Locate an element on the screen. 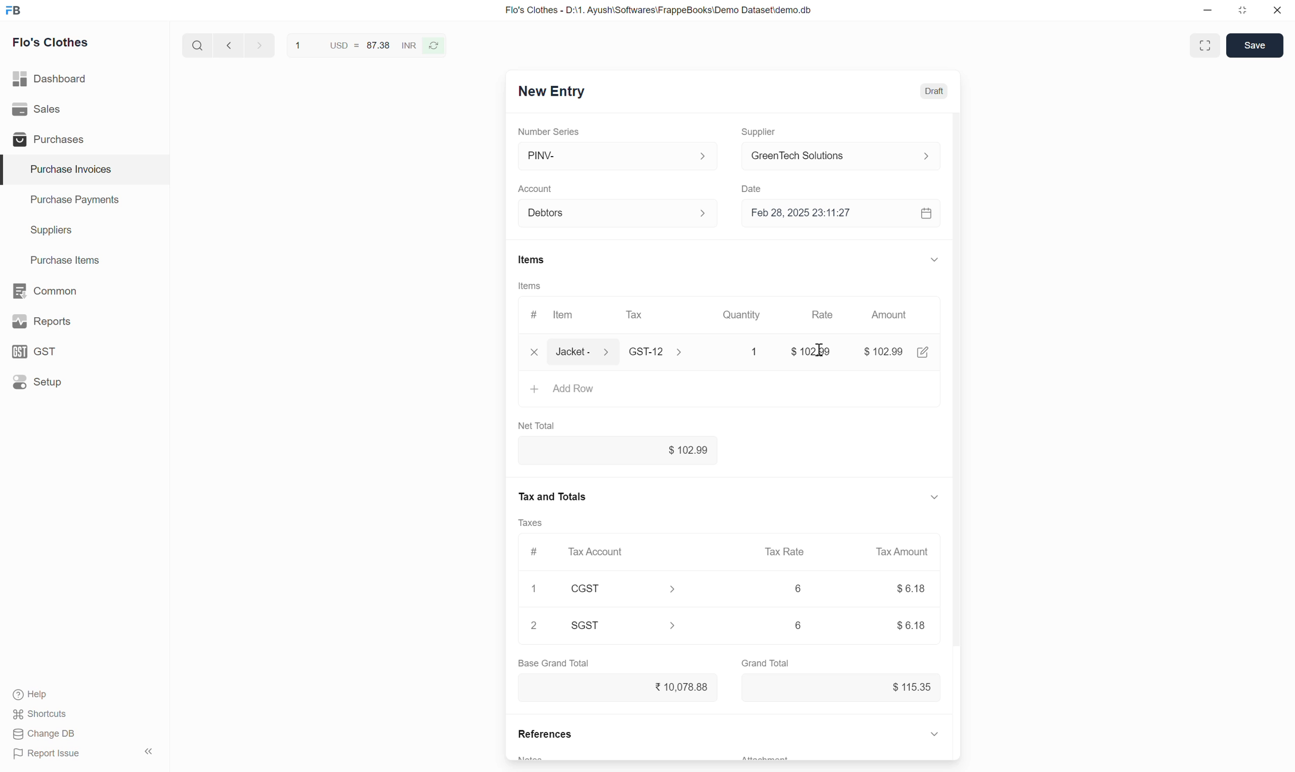 Image resolution: width=1295 pixels, height=772 pixels. Grand Total is located at coordinates (765, 663).